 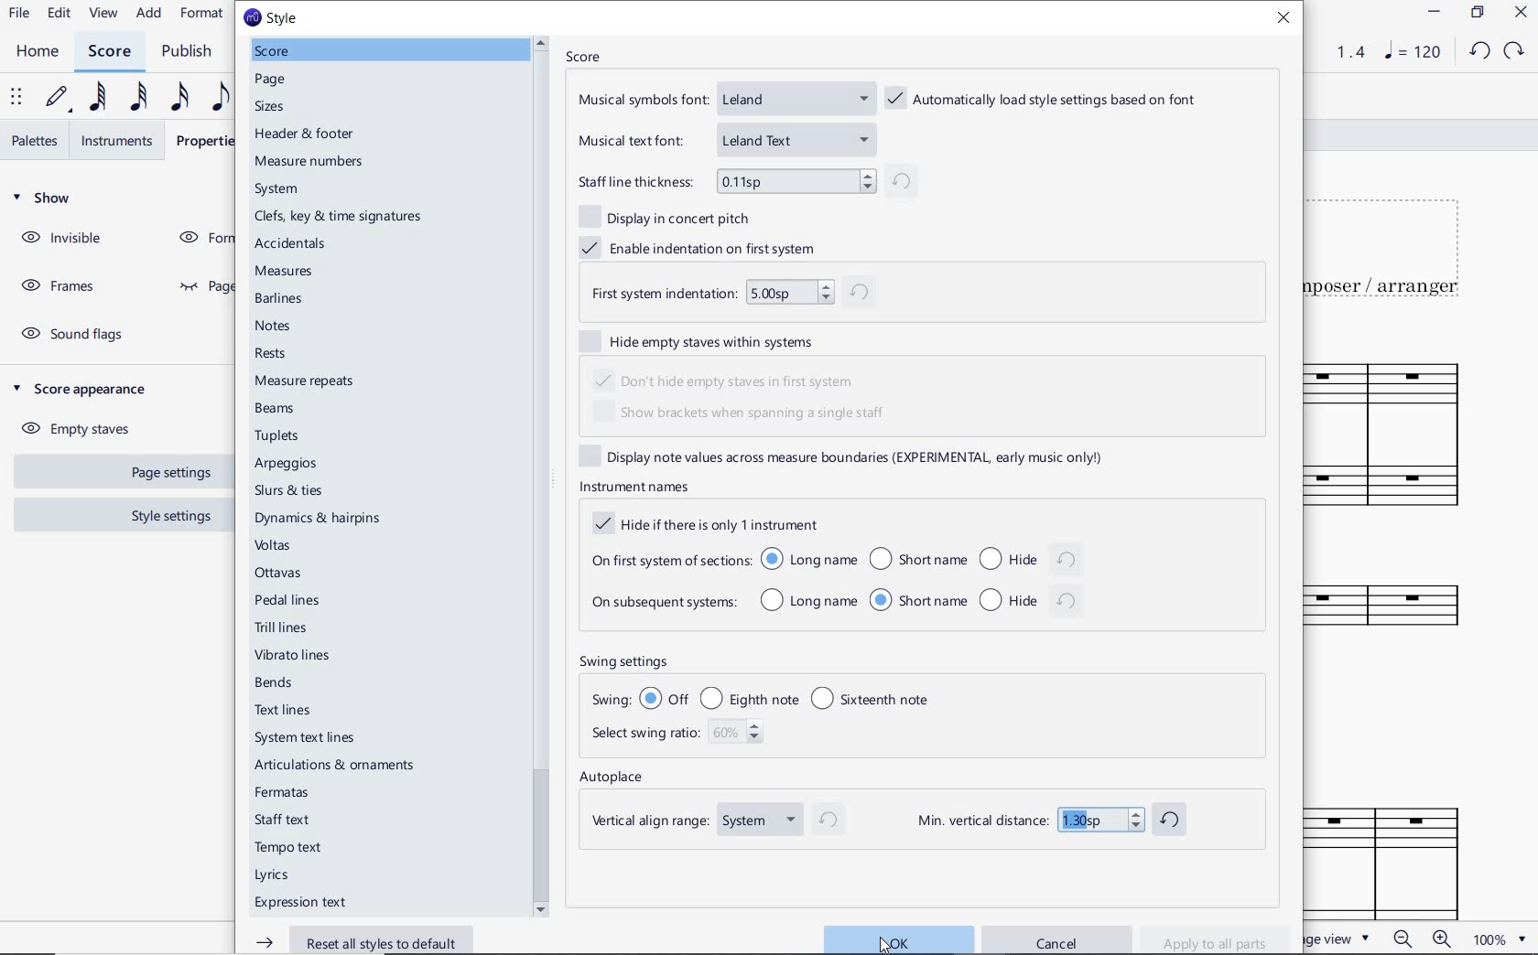 What do you see at coordinates (337, 767) in the screenshot?
I see `articulations & ornaments` at bounding box center [337, 767].